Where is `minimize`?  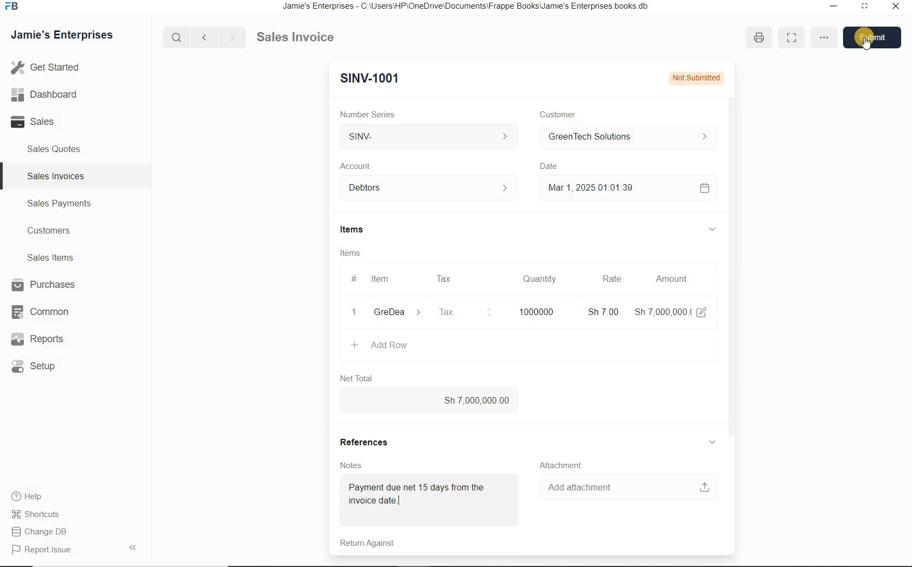
minimize is located at coordinates (864, 8).